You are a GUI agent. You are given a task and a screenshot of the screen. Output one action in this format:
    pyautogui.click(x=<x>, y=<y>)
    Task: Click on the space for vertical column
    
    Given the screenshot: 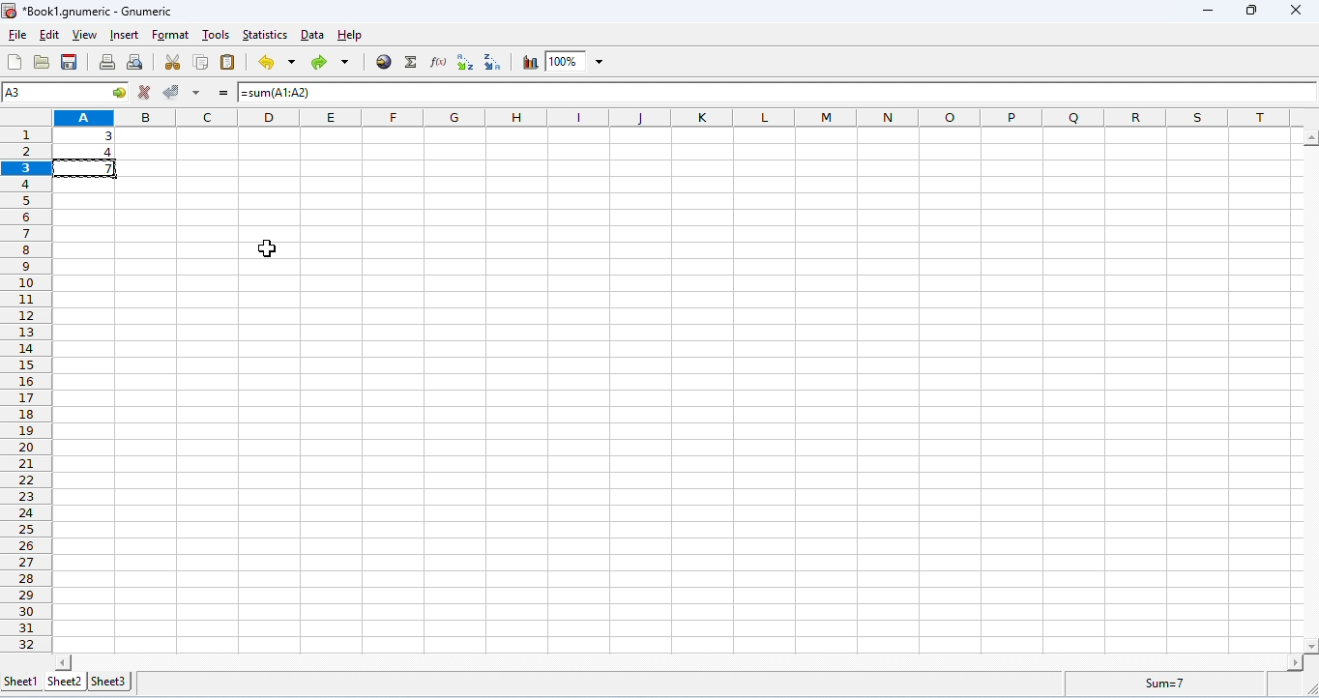 What is the action you would take?
    pyautogui.click(x=1307, y=391)
    